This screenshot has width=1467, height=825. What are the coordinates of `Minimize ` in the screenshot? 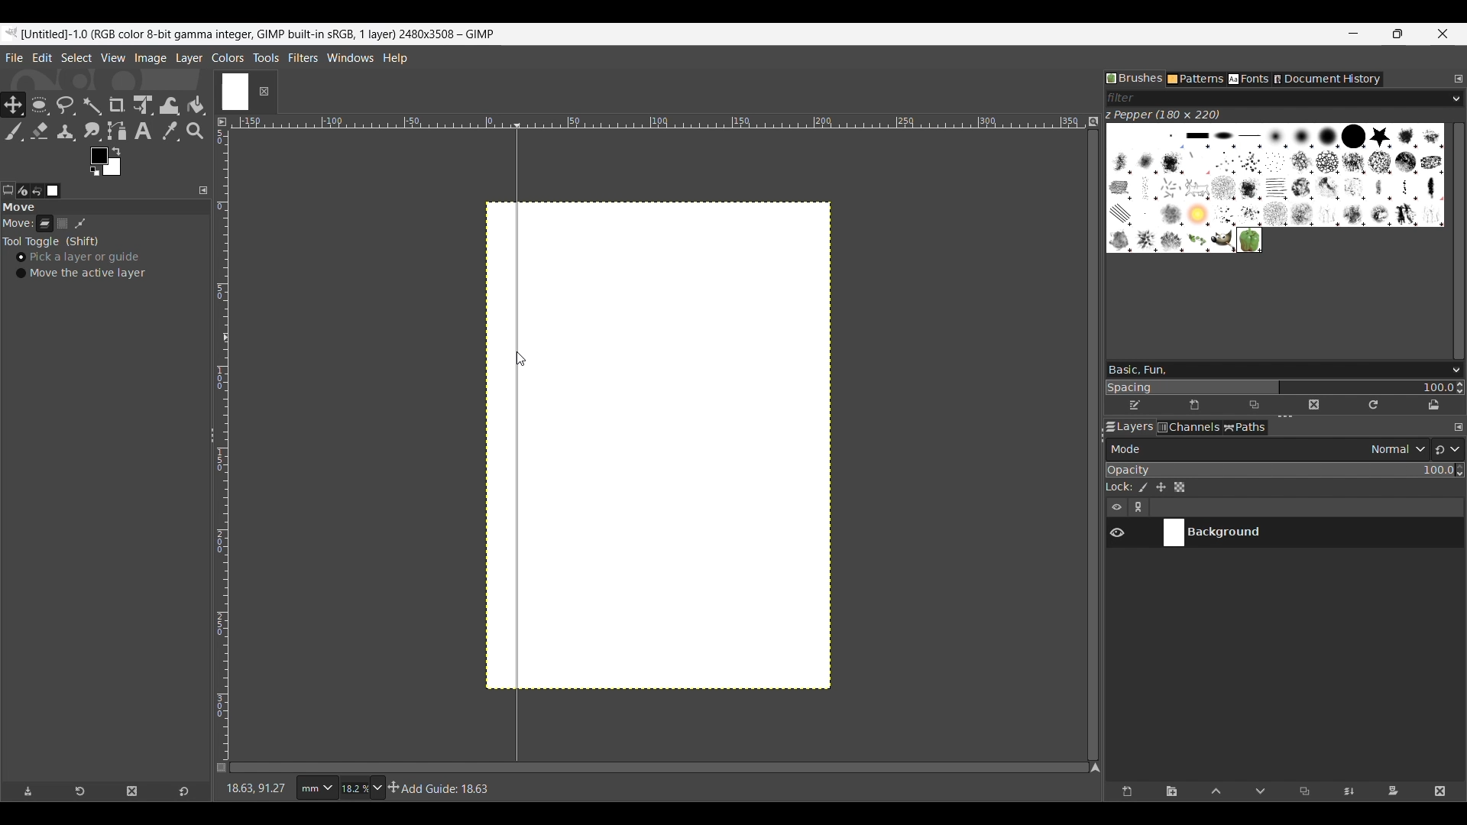 It's located at (1354, 34).